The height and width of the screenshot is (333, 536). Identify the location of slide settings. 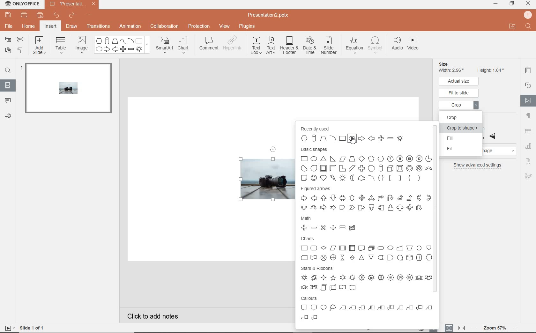
(528, 71).